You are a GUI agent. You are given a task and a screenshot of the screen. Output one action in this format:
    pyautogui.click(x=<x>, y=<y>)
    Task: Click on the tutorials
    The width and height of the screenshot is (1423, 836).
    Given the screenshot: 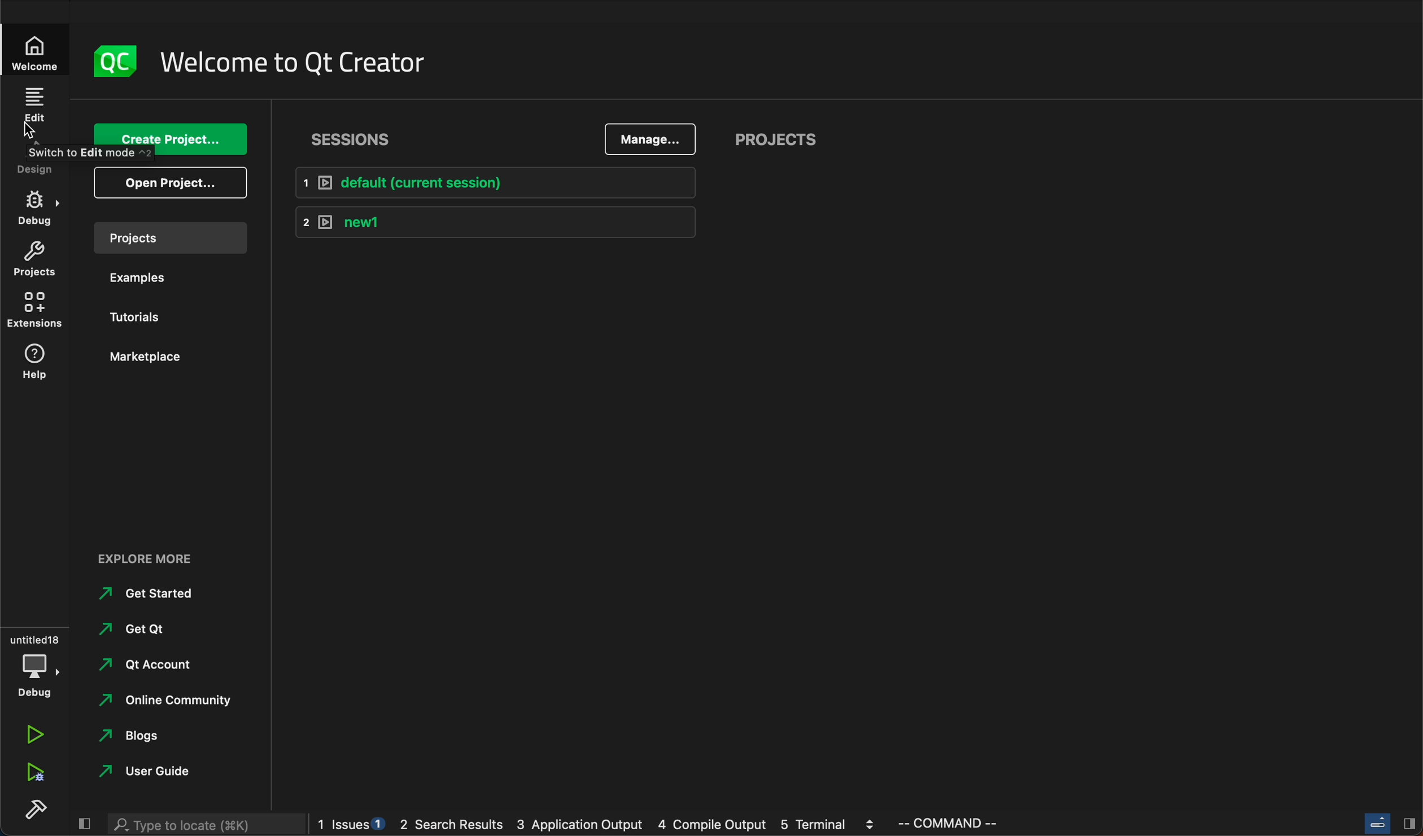 What is the action you would take?
    pyautogui.click(x=140, y=315)
    